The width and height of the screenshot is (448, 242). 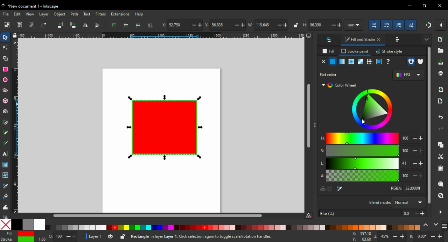 What do you see at coordinates (386, 24) in the screenshot?
I see `scaling options` at bounding box center [386, 24].